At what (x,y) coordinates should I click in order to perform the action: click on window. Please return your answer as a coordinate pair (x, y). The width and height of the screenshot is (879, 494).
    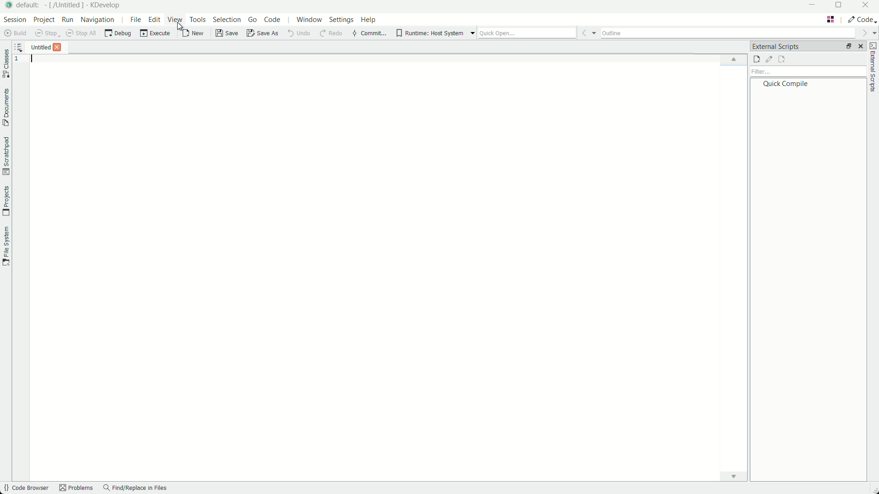
    Looking at the image, I should click on (311, 21).